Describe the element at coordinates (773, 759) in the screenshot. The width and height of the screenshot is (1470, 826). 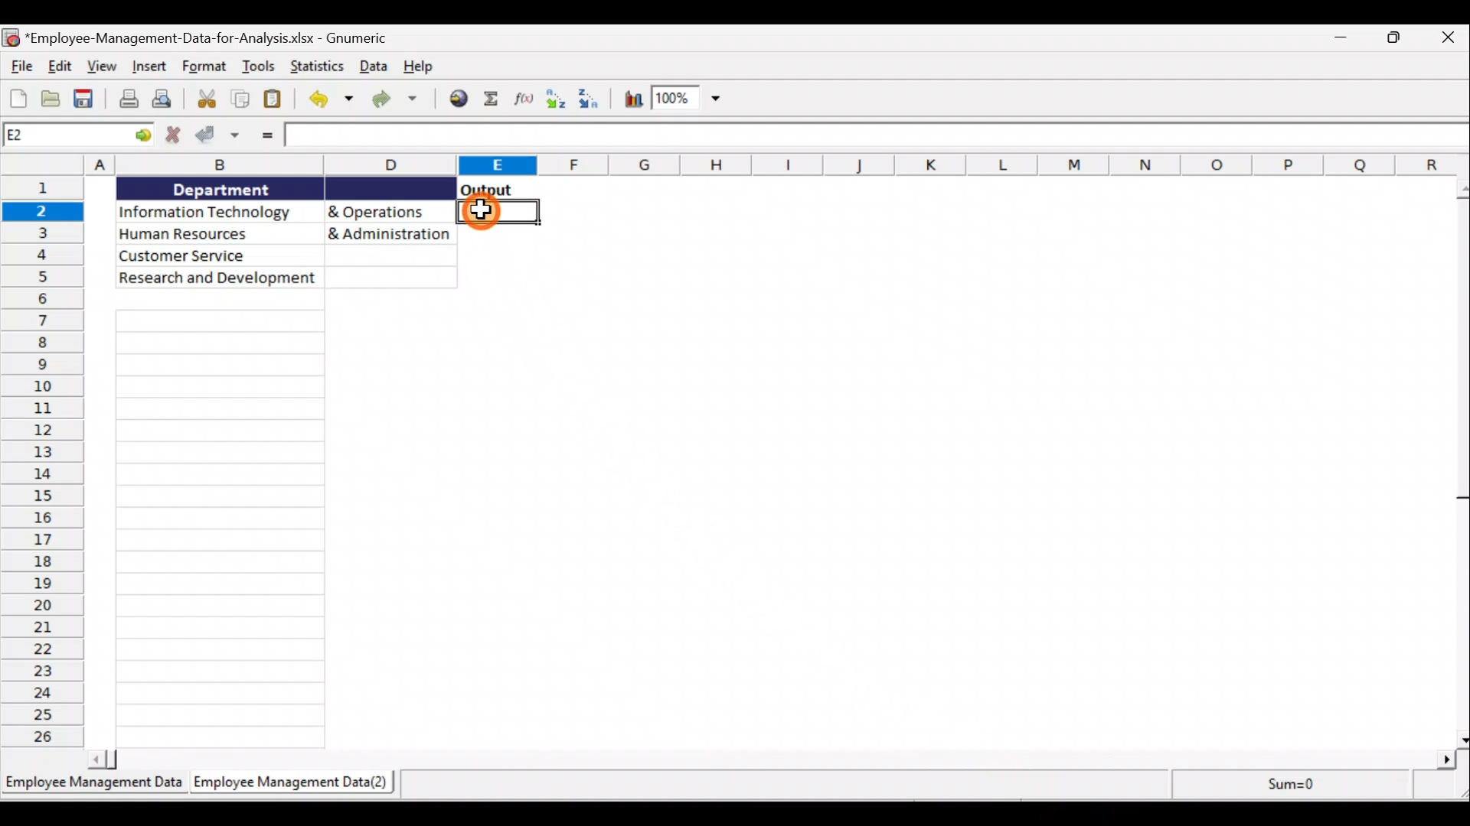
I see `scroll bar` at that location.